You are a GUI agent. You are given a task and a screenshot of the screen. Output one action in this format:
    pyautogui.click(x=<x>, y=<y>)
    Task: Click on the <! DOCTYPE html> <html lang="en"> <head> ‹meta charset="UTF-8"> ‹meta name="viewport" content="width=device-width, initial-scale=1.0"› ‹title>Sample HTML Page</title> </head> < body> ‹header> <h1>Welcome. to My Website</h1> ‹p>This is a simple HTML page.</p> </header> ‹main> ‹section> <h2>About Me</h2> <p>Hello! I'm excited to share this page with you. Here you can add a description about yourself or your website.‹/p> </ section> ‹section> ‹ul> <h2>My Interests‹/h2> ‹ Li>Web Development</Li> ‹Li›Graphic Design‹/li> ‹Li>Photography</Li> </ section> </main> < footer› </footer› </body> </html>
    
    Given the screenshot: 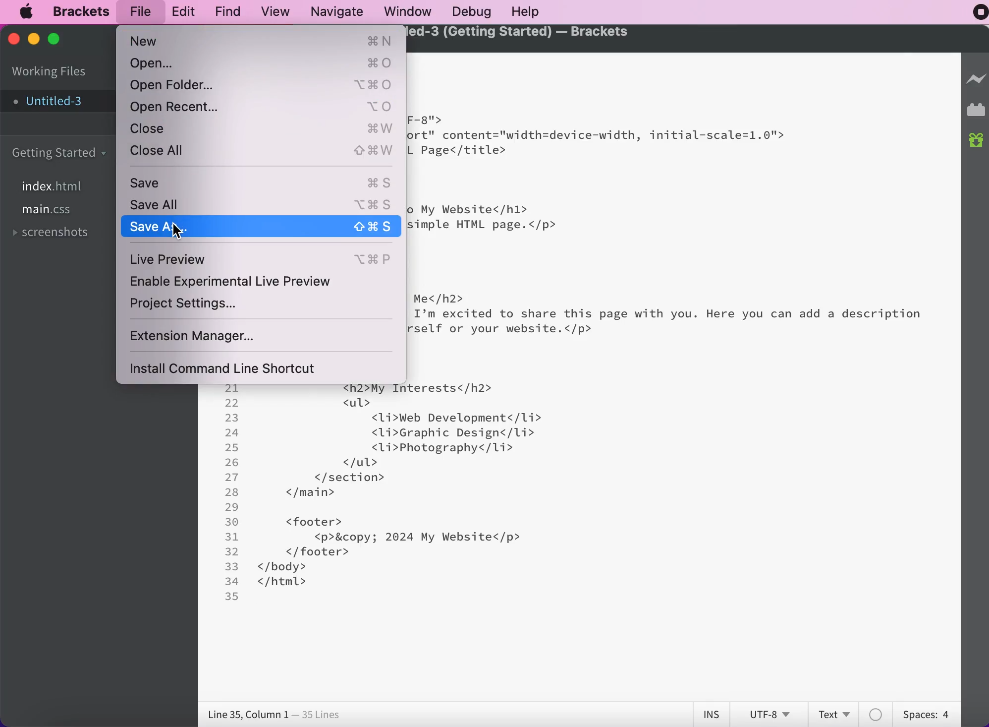 What is the action you would take?
    pyautogui.click(x=666, y=340)
    